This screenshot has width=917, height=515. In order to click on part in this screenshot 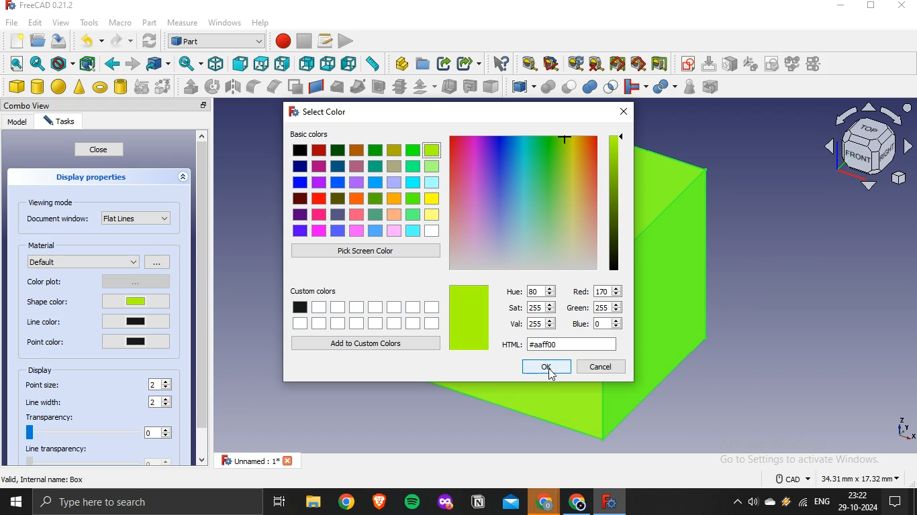, I will do `click(148, 21)`.